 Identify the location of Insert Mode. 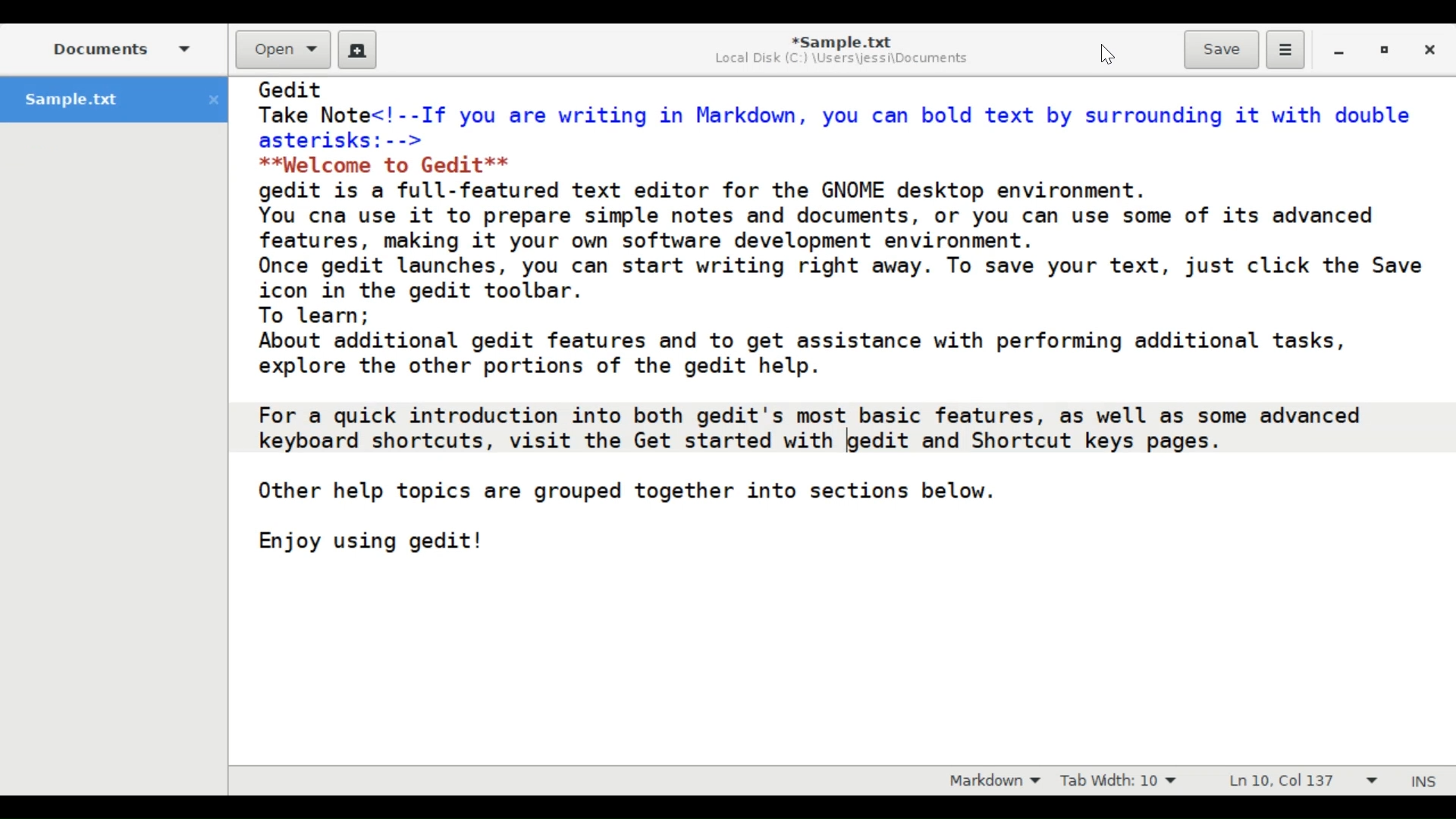
(1423, 780).